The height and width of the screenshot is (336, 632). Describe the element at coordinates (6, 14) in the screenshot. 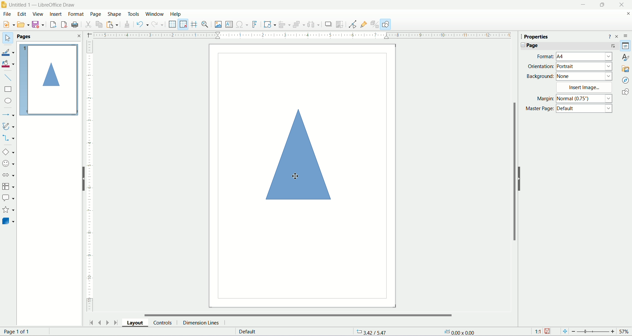

I see `File` at that location.